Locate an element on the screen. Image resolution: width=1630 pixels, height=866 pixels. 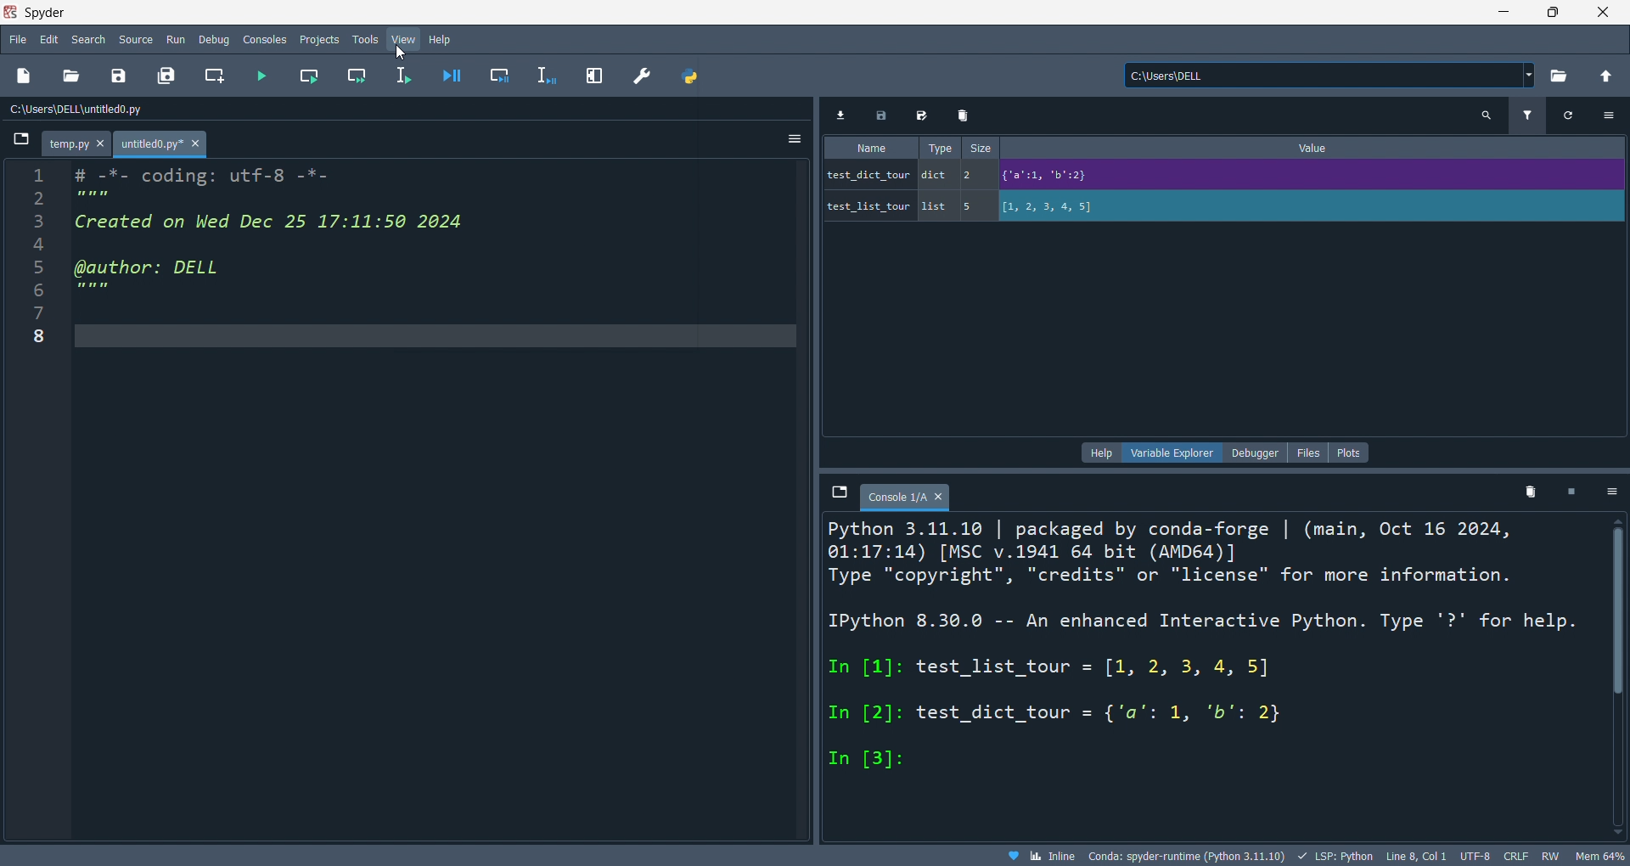
crlf is located at coordinates (1514, 857).